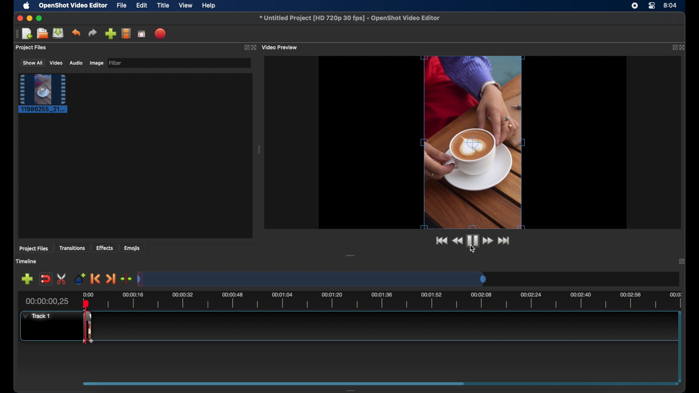 The width and height of the screenshot is (699, 393). I want to click on 0.00, so click(88, 294).